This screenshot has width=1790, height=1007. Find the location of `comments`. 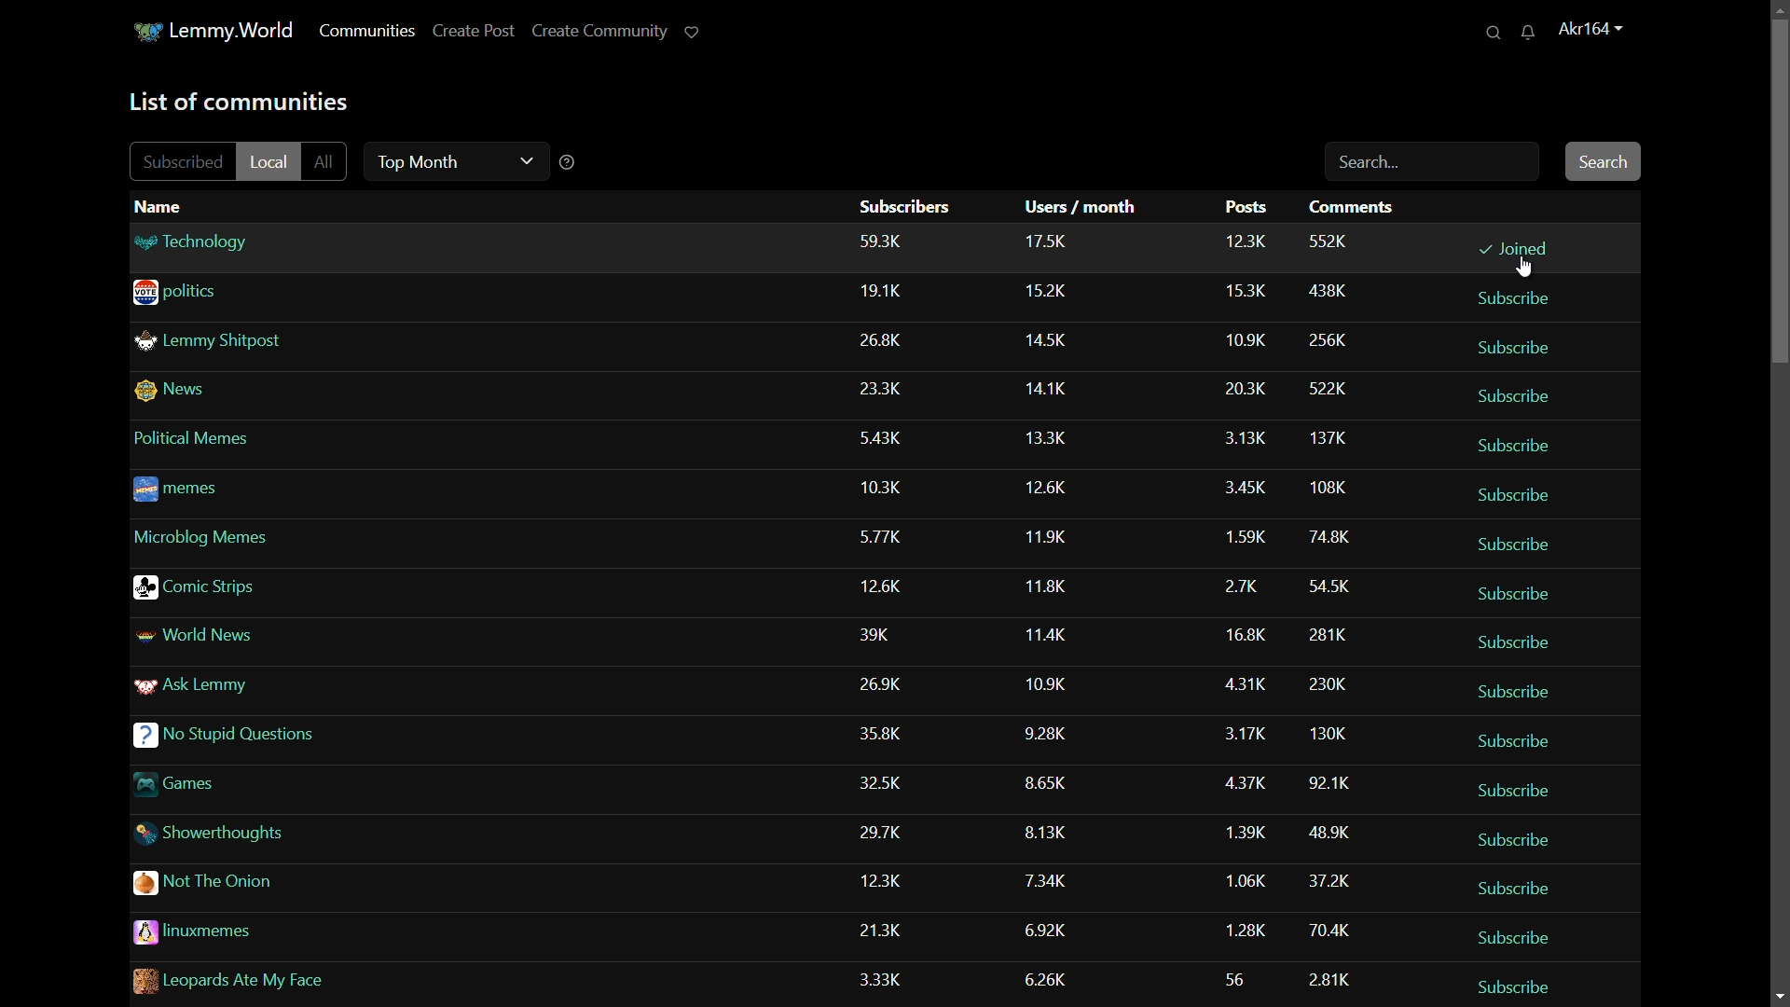

comments is located at coordinates (1334, 582).